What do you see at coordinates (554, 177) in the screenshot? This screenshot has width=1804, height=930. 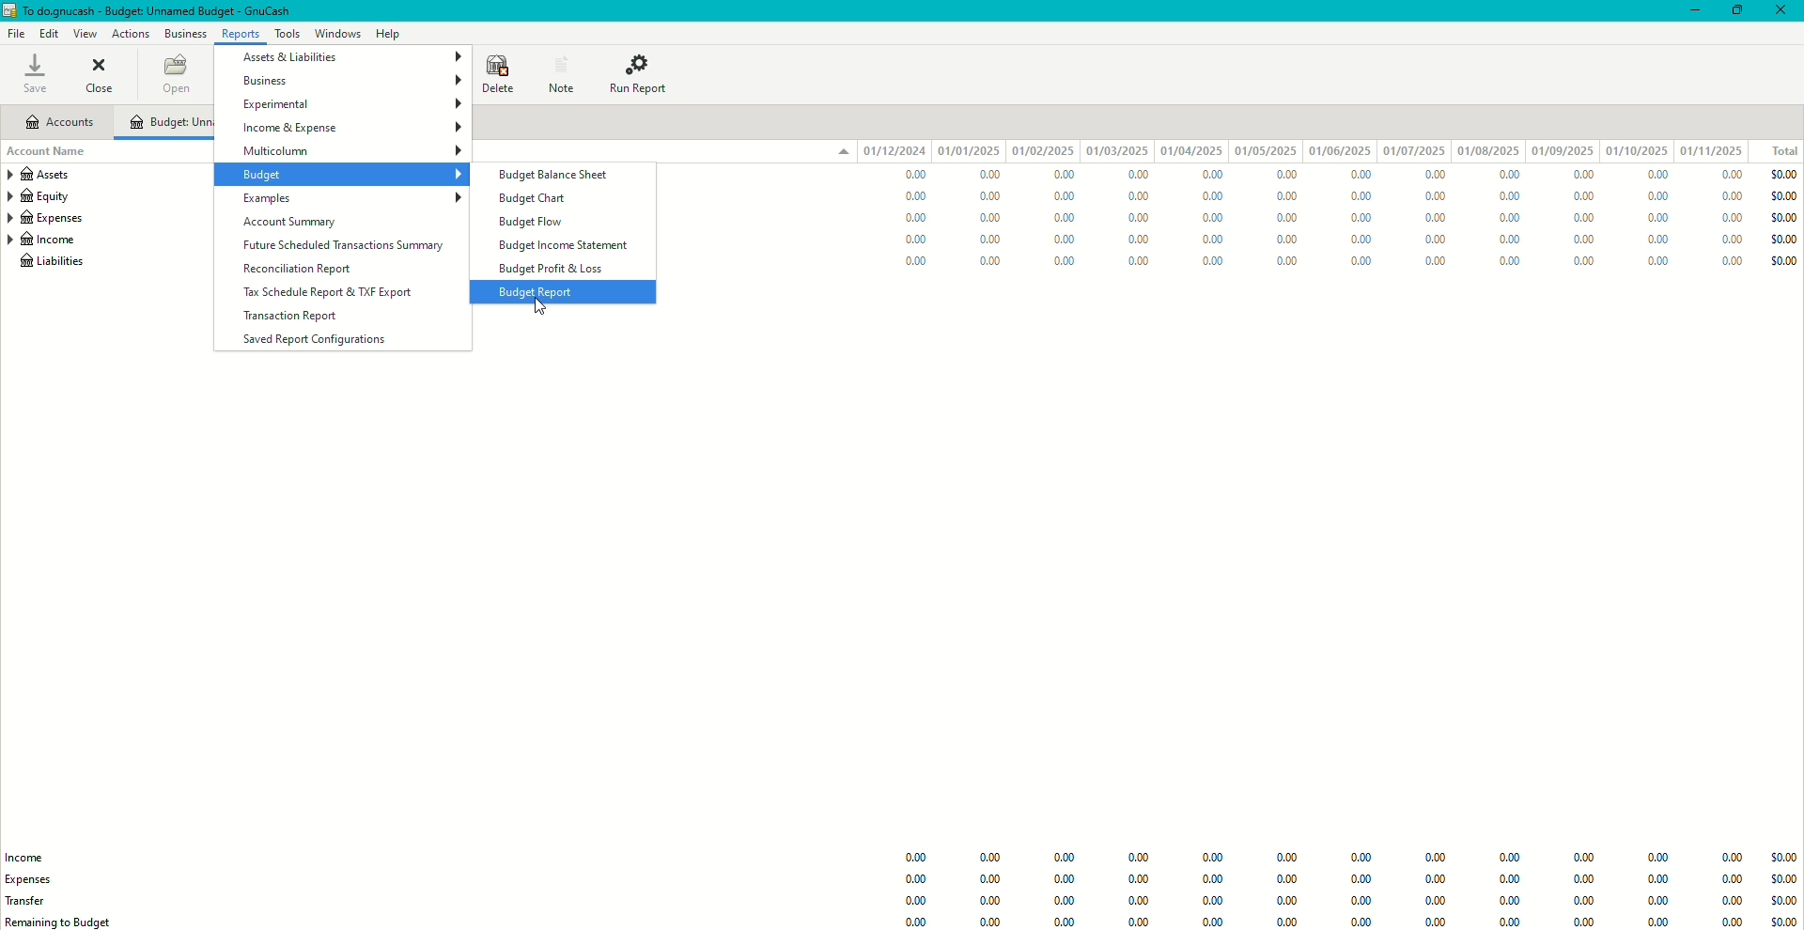 I see `Budget Balance Sheet` at bounding box center [554, 177].